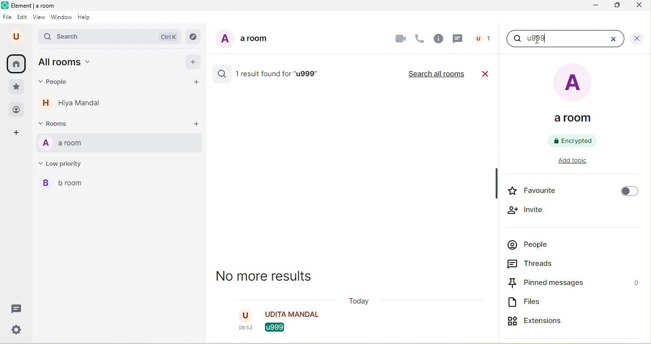 The image size is (651, 344). What do you see at coordinates (637, 38) in the screenshot?
I see `close` at bounding box center [637, 38].